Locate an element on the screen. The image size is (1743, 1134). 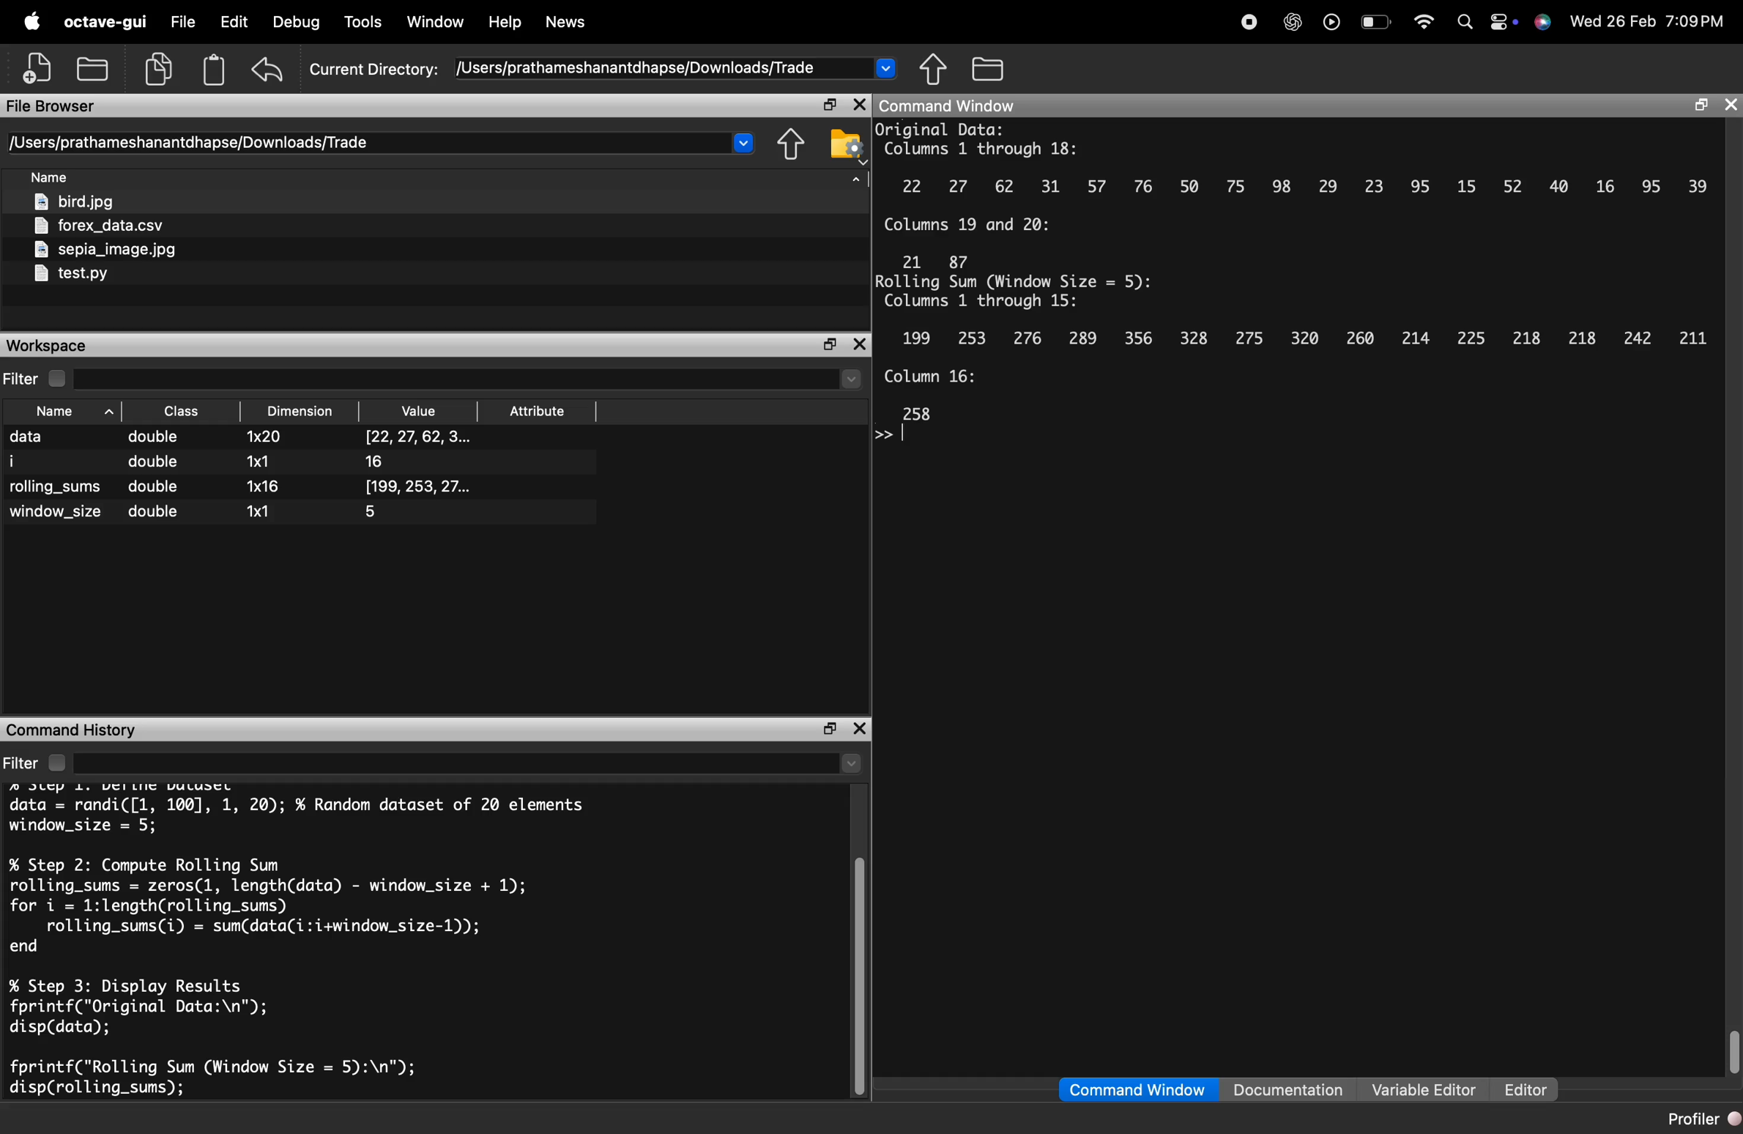
action center is located at coordinates (1507, 24).